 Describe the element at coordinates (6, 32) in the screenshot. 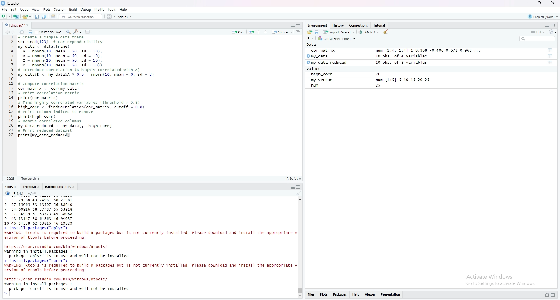

I see `backward` at that location.